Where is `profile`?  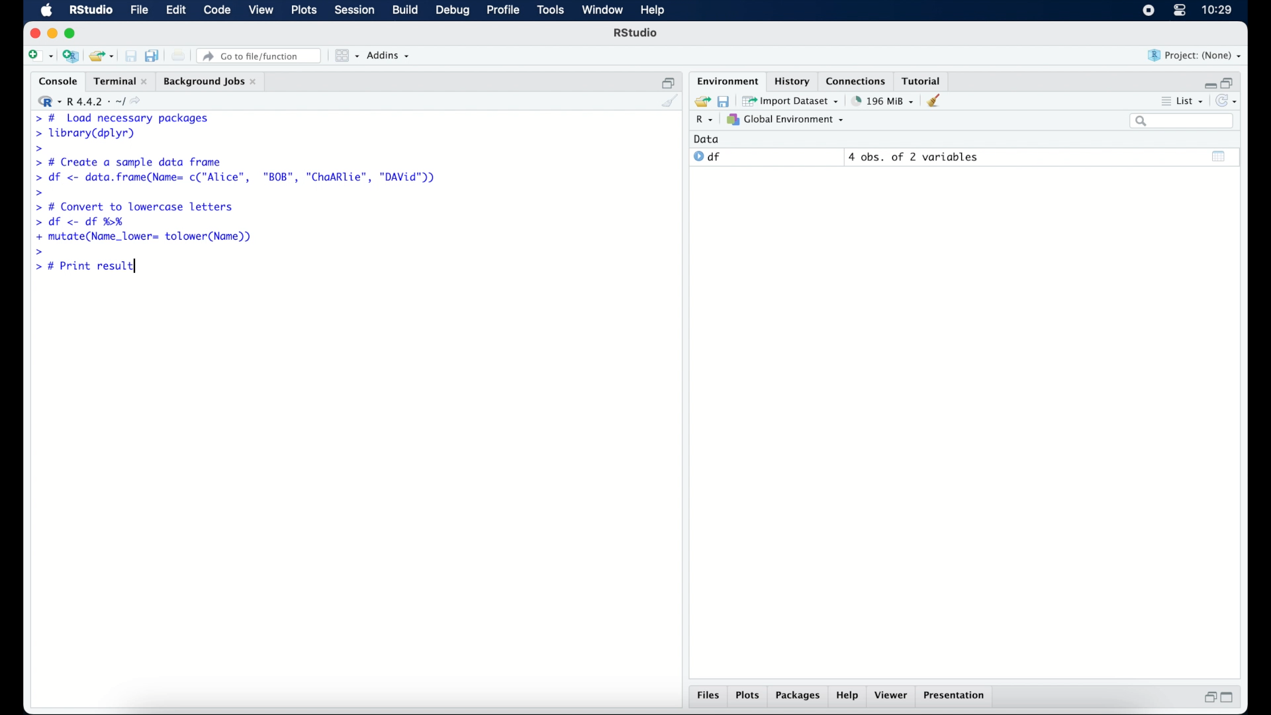 profile is located at coordinates (503, 11).